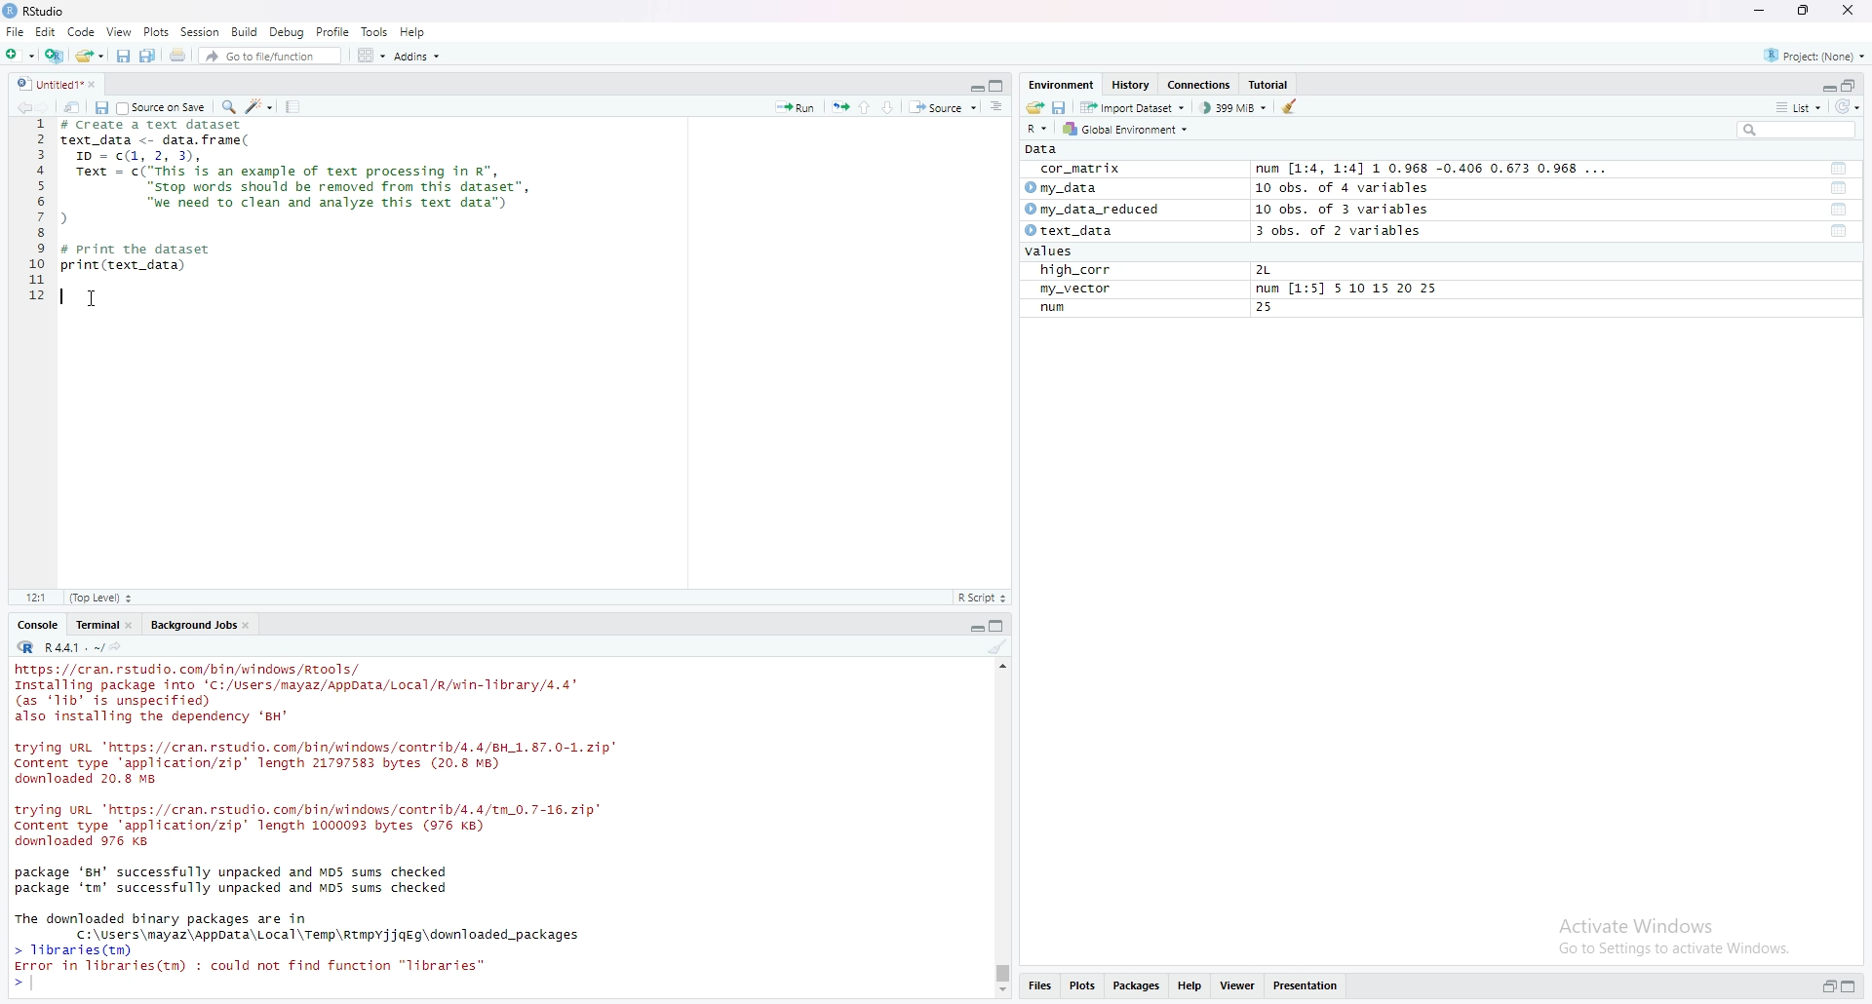 The height and width of the screenshot is (1004, 1872). Describe the element at coordinates (1237, 110) in the screenshot. I see `399MB` at that location.